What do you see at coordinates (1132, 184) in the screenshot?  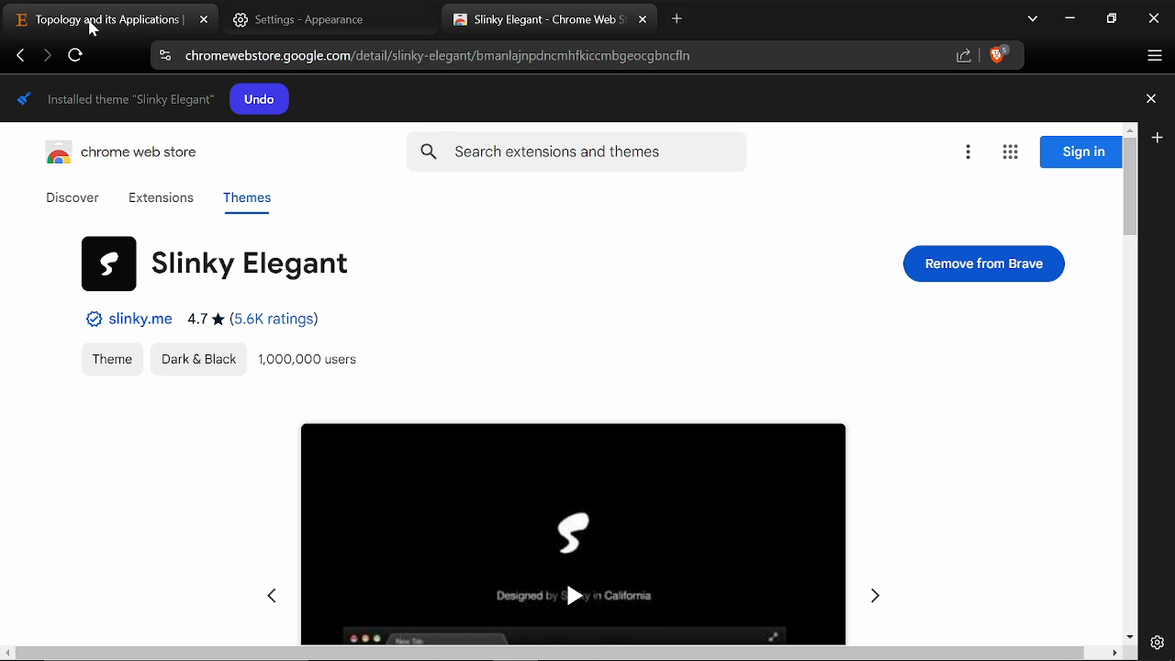 I see `Vertical scrollbar` at bounding box center [1132, 184].